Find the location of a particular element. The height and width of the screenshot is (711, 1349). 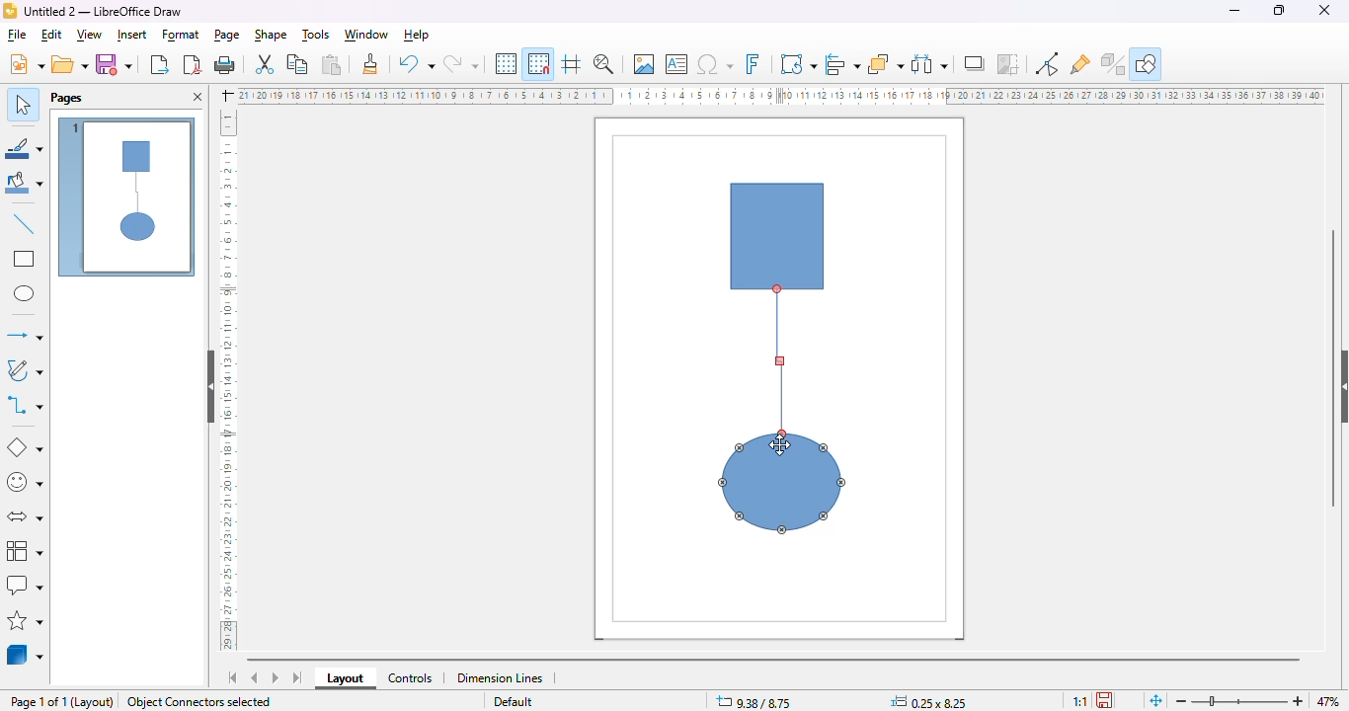

layout is located at coordinates (346, 678).